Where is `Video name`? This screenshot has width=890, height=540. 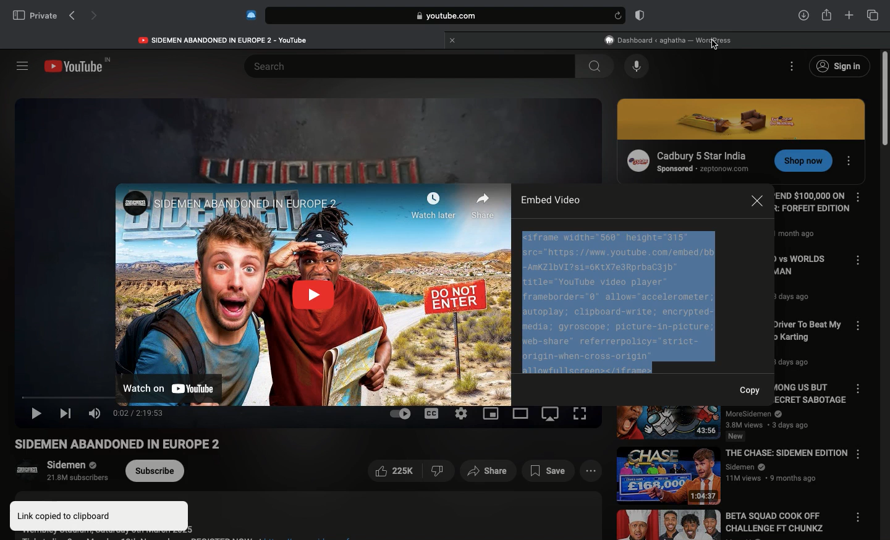 Video name is located at coordinates (806, 283).